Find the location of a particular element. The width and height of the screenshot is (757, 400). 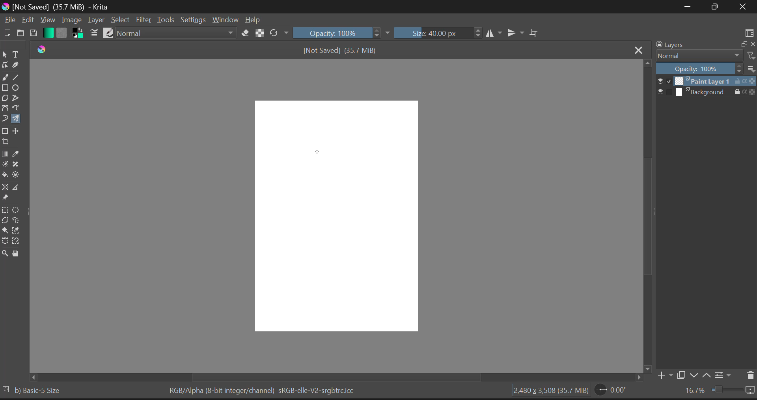

[Not Saved] (35.7 MiB) is located at coordinates (347, 51).